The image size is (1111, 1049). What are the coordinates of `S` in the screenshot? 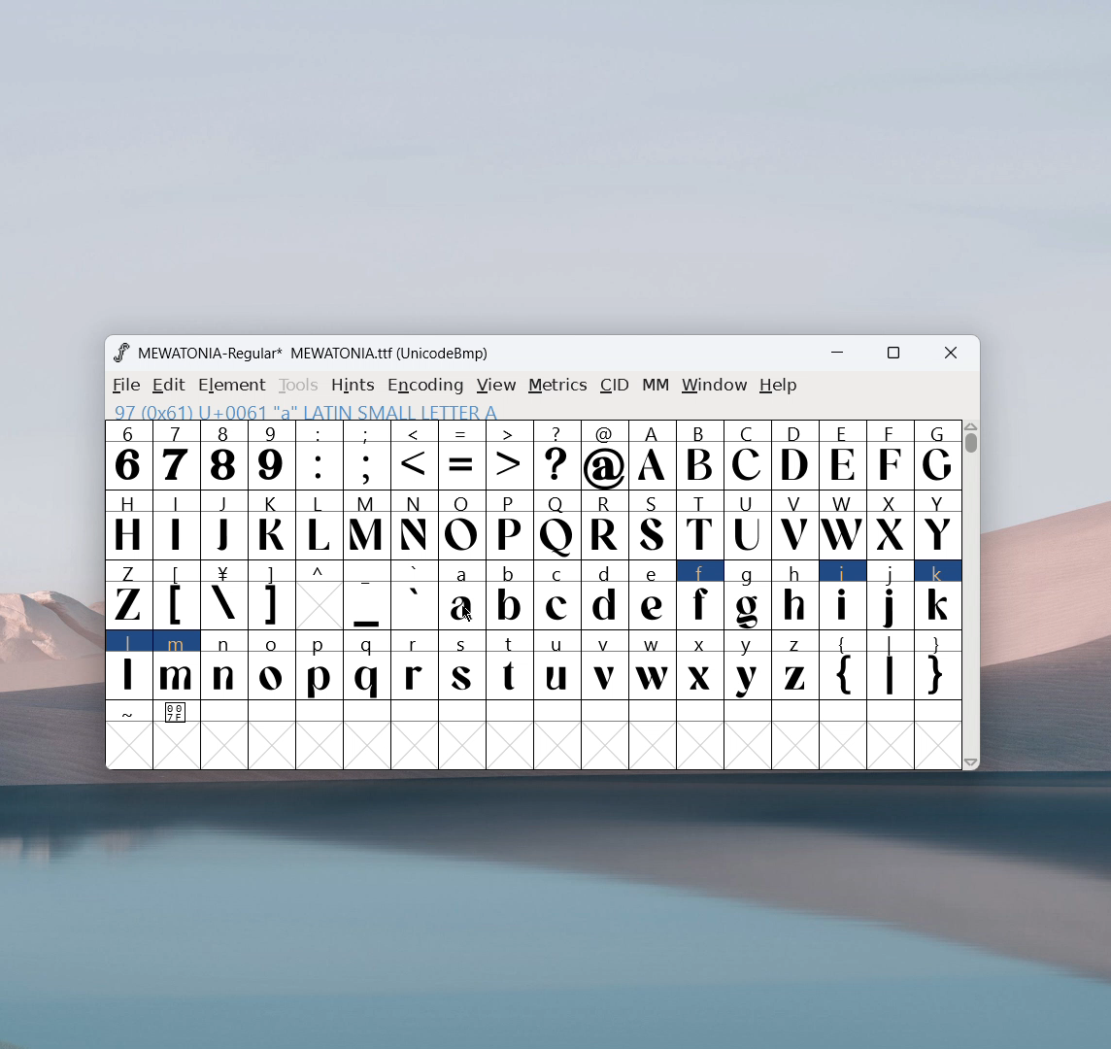 It's located at (653, 526).